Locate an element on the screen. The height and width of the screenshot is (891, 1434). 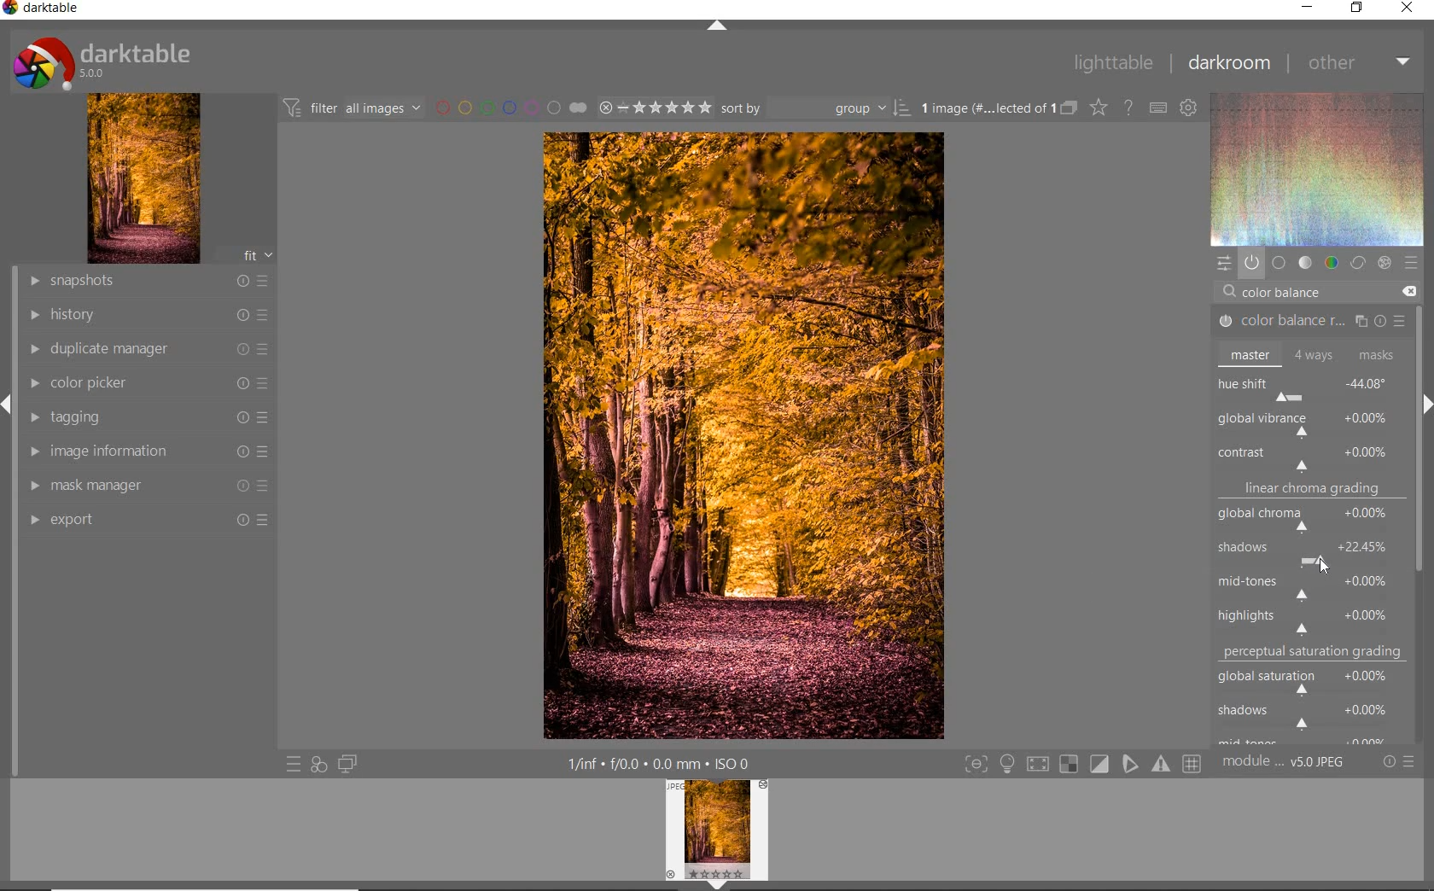
show only active module is located at coordinates (1251, 262).